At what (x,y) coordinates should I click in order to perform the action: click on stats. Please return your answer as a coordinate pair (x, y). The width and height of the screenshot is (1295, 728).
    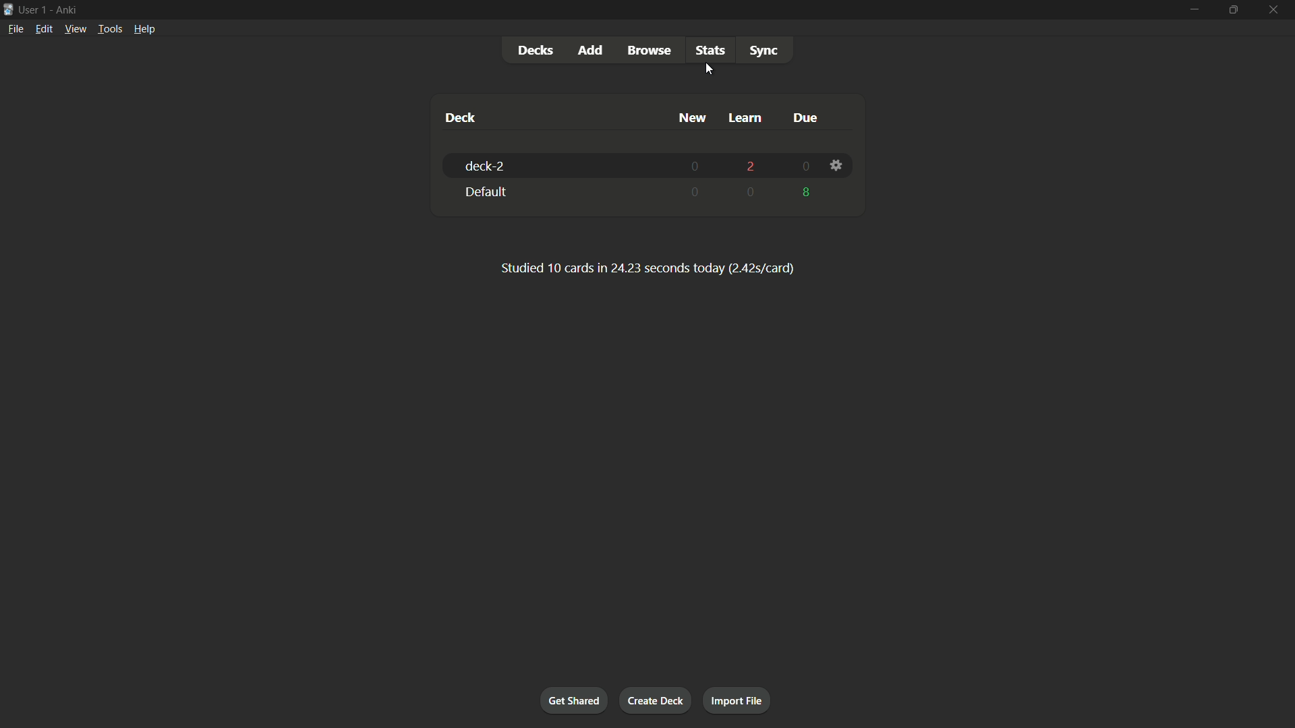
    Looking at the image, I should click on (712, 49).